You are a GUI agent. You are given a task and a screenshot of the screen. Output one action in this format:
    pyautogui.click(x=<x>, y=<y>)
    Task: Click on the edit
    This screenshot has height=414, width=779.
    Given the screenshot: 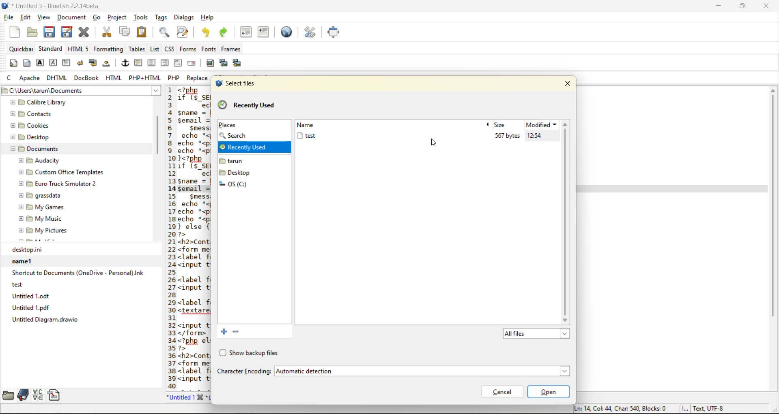 What is the action you would take?
    pyautogui.click(x=26, y=18)
    